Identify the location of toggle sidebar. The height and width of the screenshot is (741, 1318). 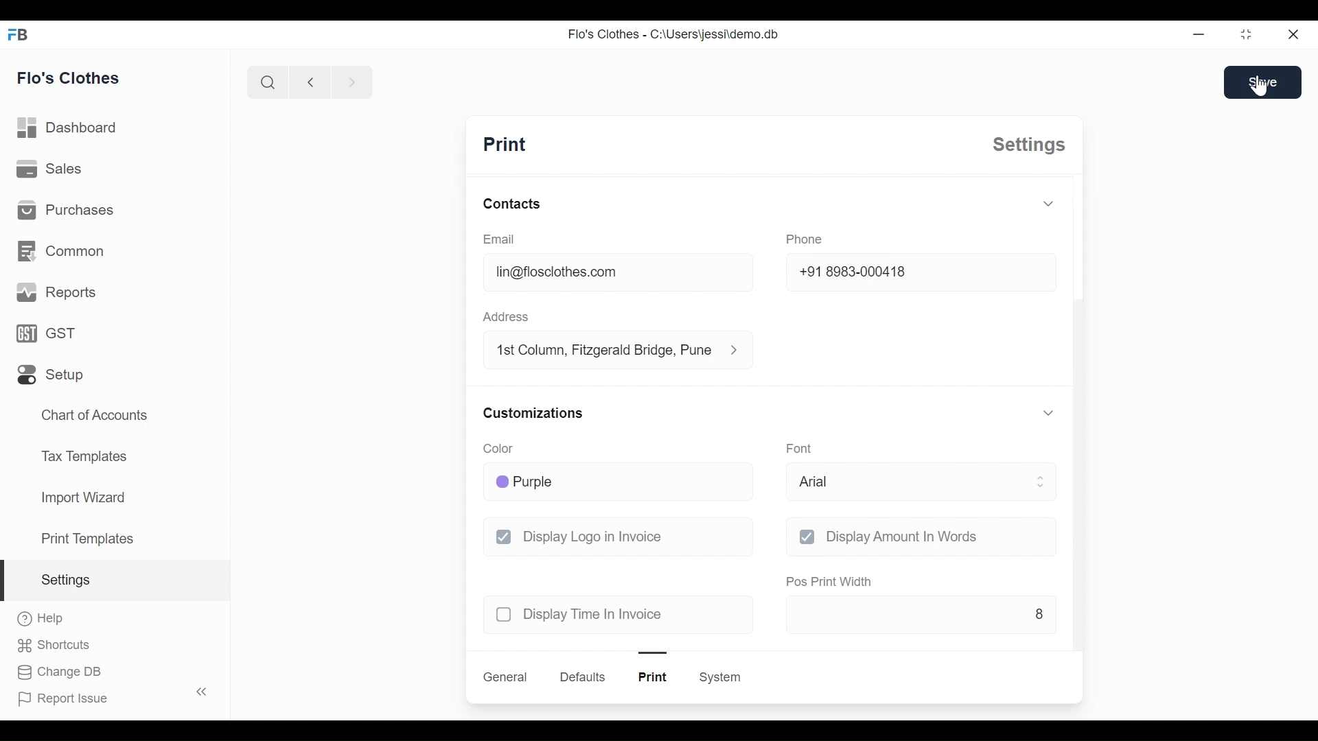
(203, 692).